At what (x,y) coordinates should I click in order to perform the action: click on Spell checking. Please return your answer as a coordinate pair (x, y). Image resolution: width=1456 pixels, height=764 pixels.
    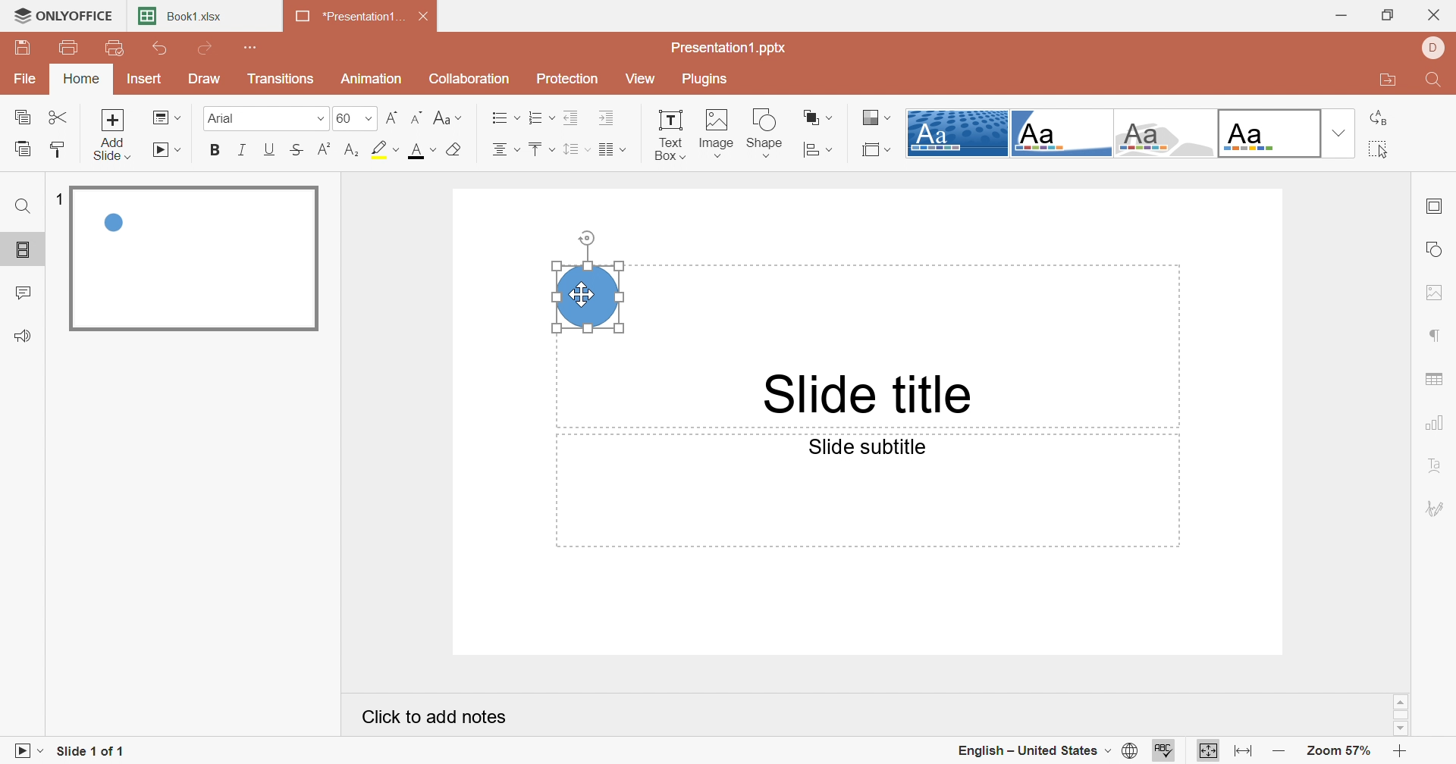
    Looking at the image, I should click on (1165, 751).